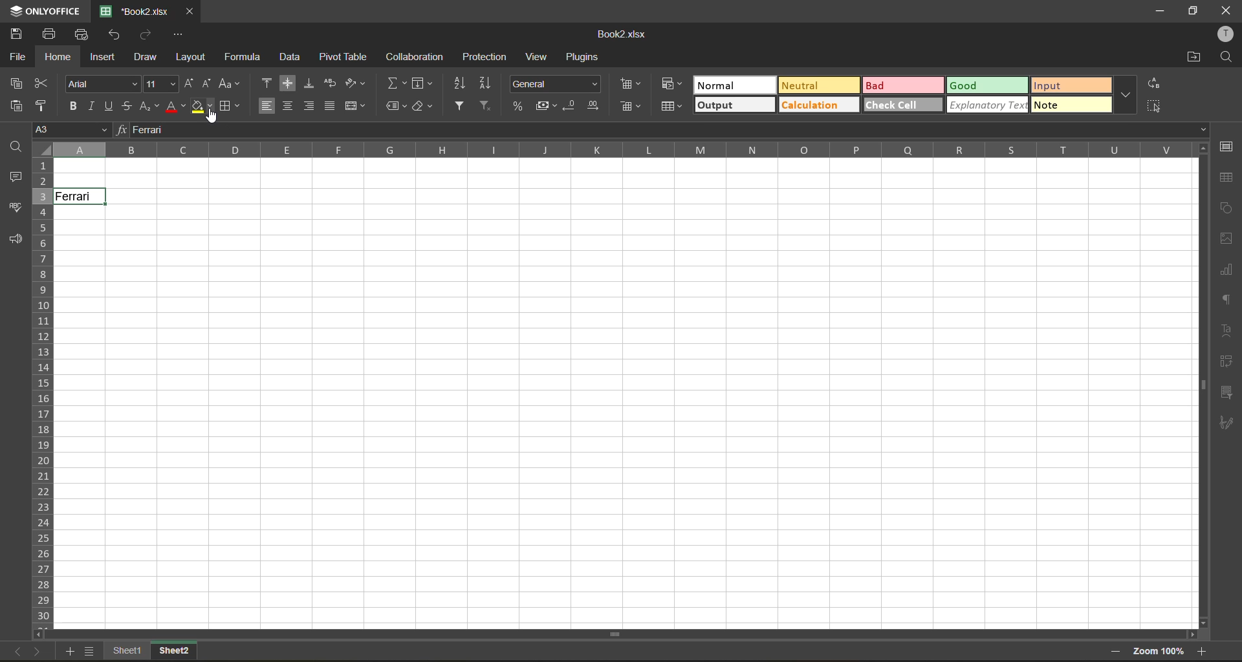 The image size is (1242, 662). What do you see at coordinates (1227, 332) in the screenshot?
I see `text` at bounding box center [1227, 332].